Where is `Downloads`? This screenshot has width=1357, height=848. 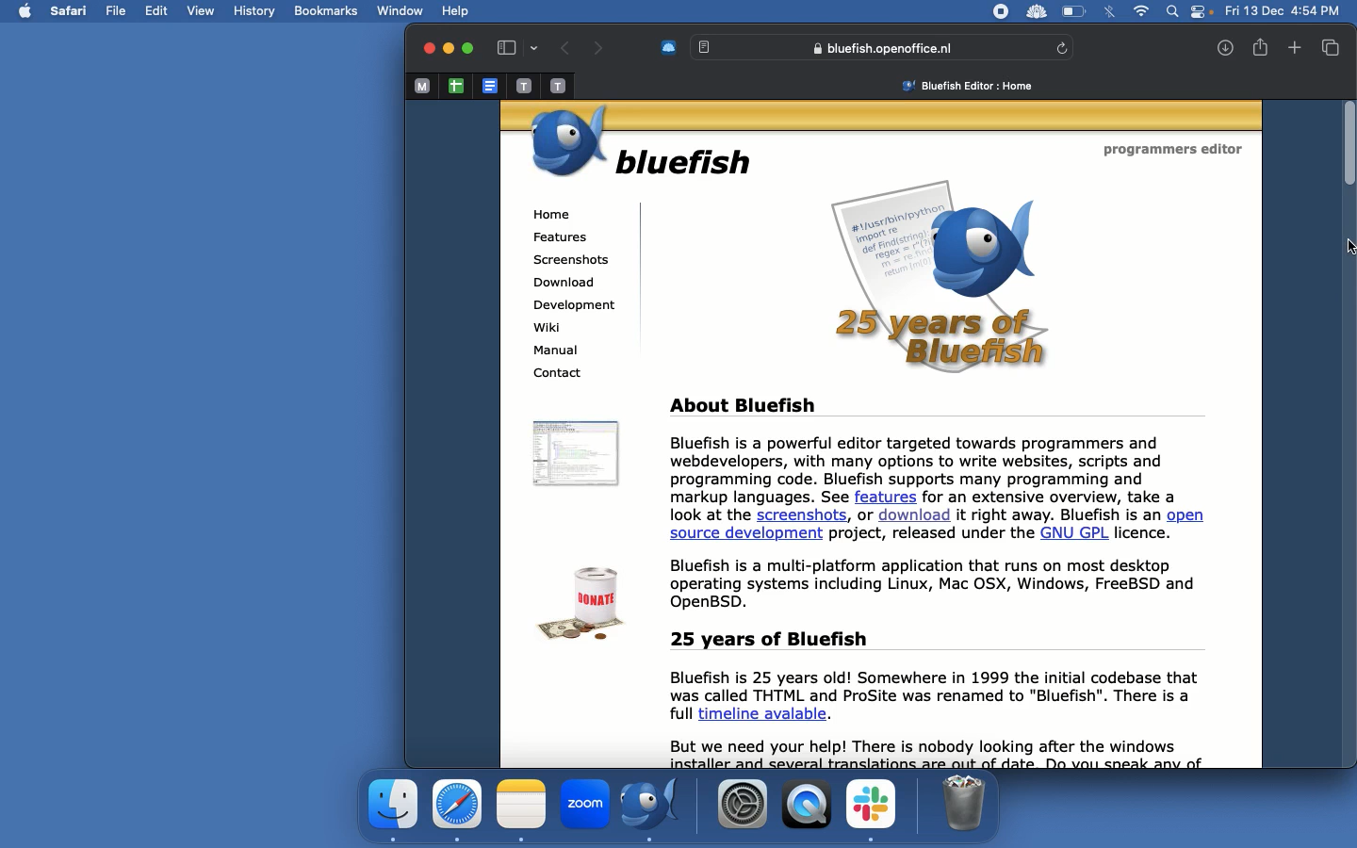 Downloads is located at coordinates (1227, 48).